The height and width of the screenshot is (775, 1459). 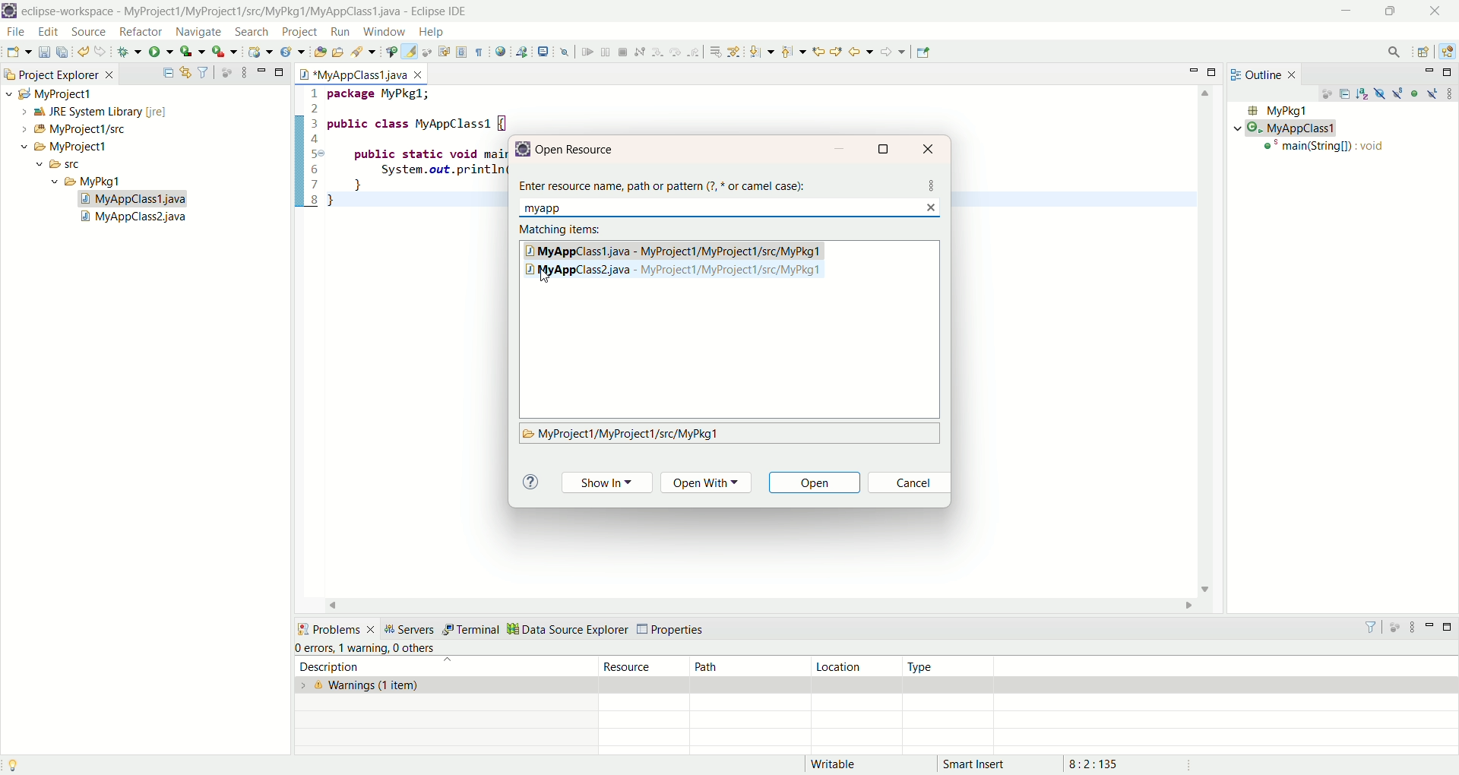 I want to click on resource, so click(x=646, y=666).